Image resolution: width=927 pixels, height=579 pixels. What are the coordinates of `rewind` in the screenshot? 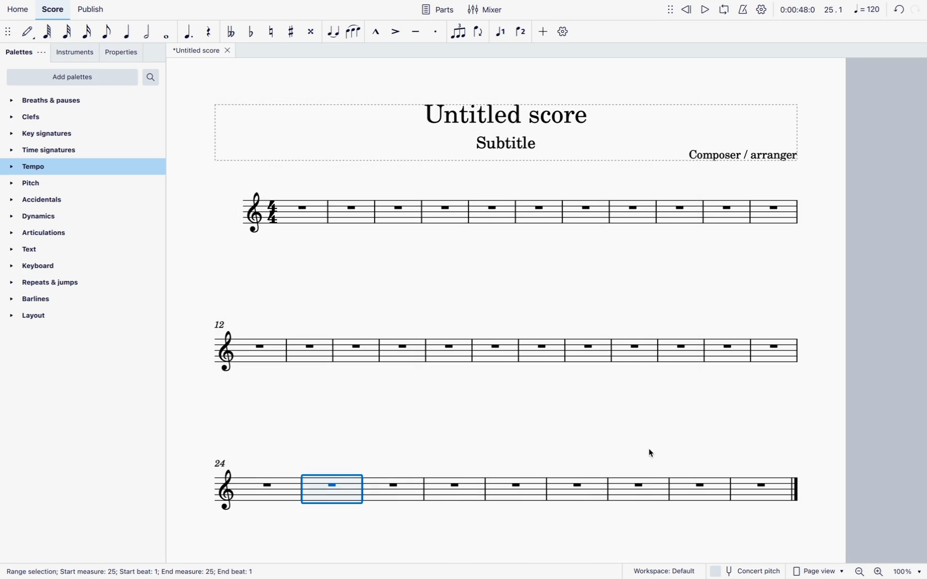 It's located at (688, 9).